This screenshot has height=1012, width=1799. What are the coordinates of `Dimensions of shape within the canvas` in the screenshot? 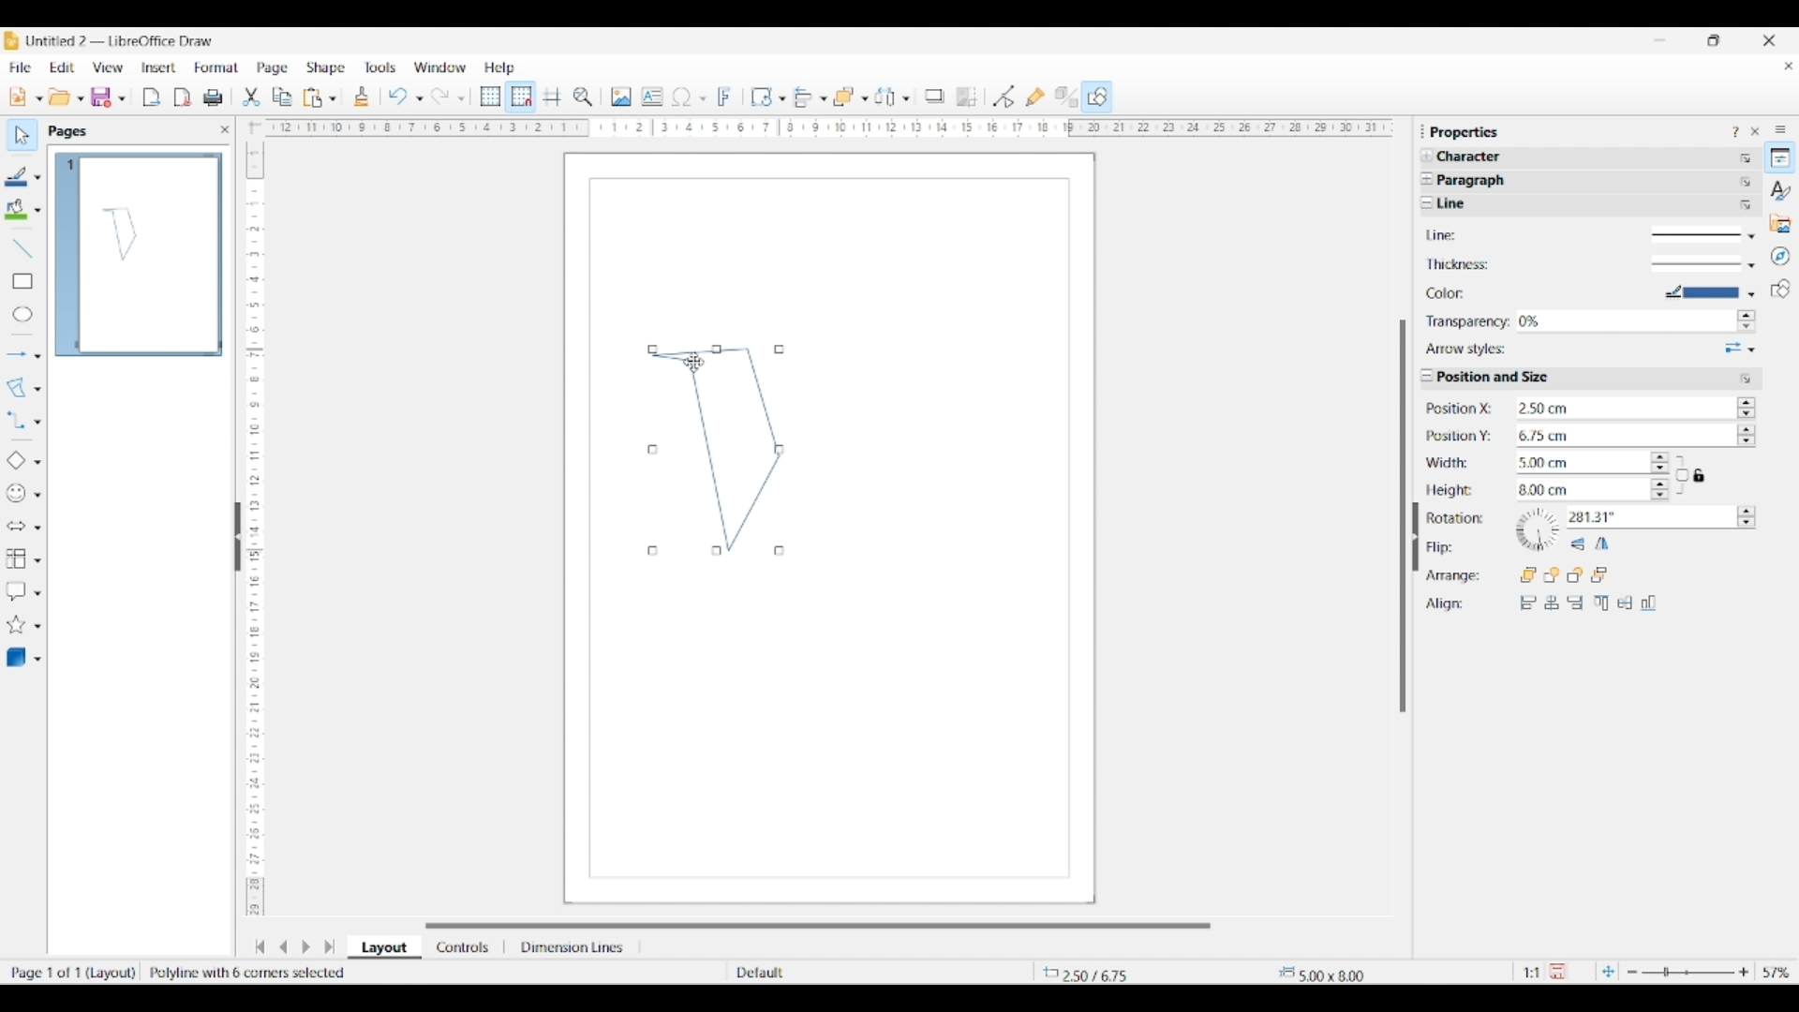 It's located at (1351, 974).